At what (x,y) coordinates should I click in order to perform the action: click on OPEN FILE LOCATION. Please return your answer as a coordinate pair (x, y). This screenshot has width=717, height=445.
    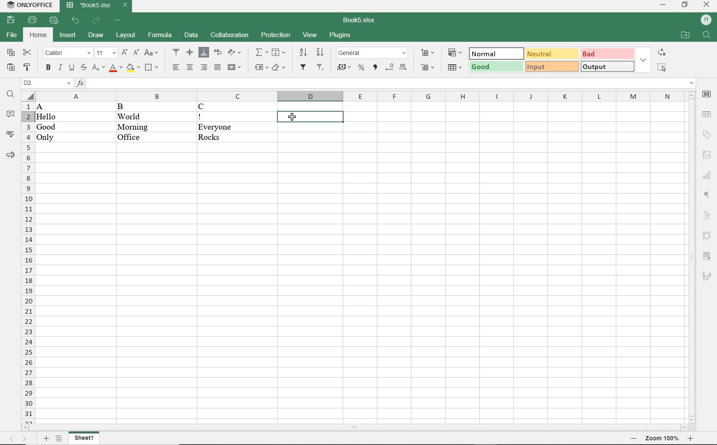
    Looking at the image, I should click on (685, 35).